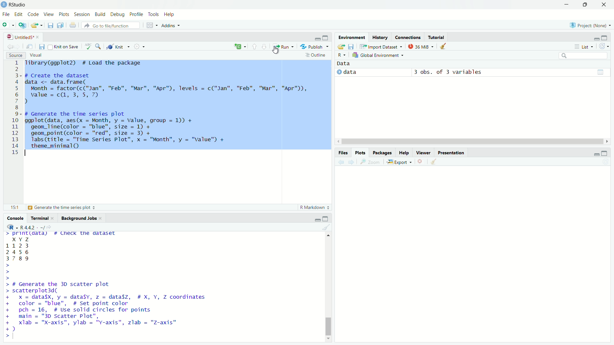  What do you see at coordinates (12, 207) in the screenshot?
I see `13:63` at bounding box center [12, 207].